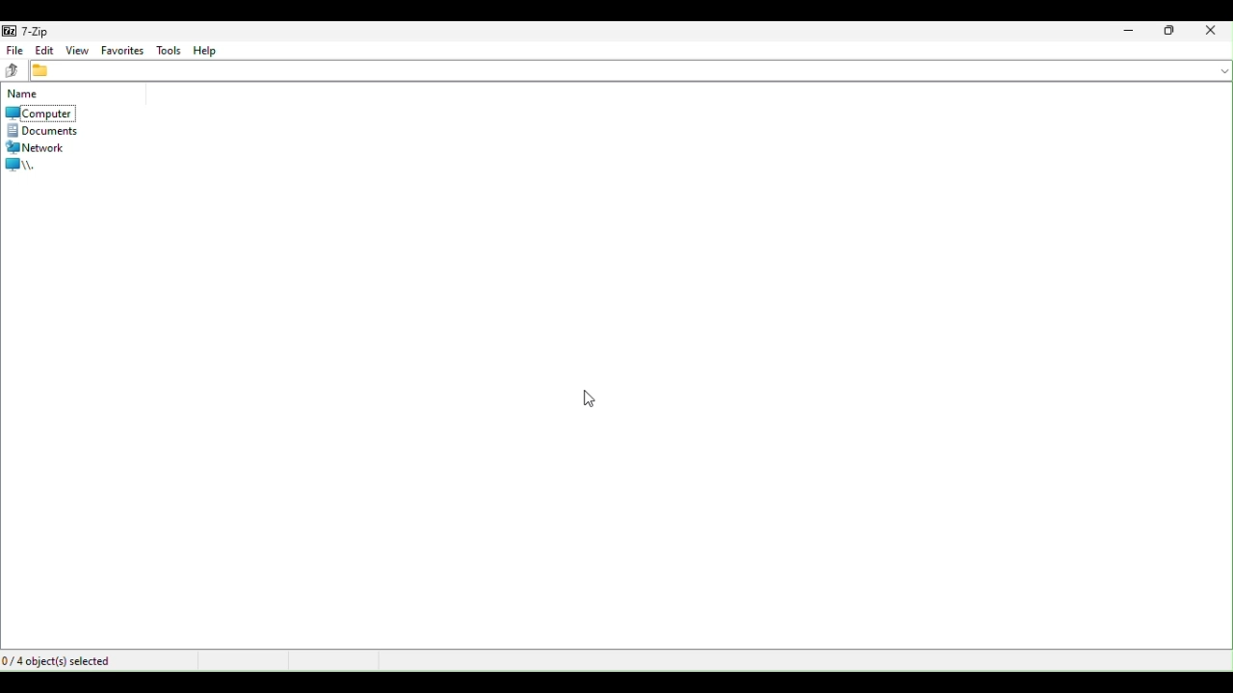 The height and width of the screenshot is (693, 1233). I want to click on  tools, so click(171, 50).